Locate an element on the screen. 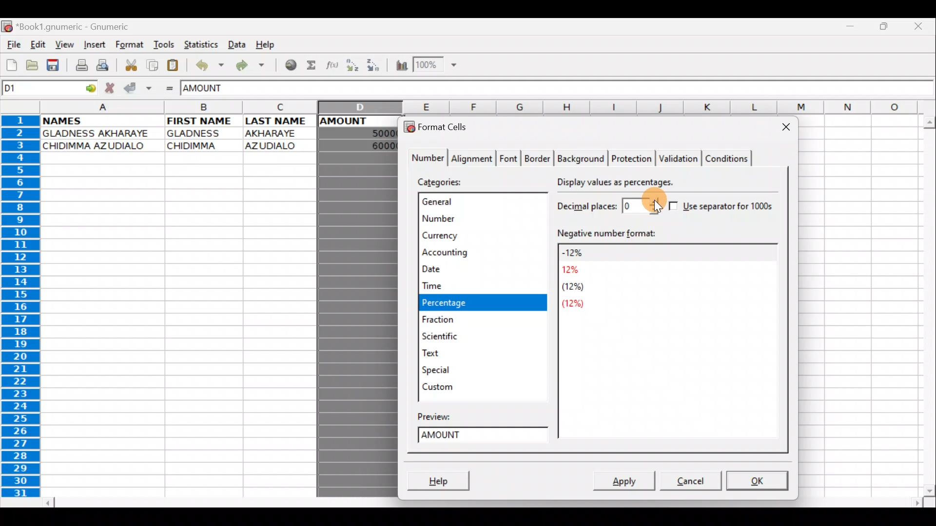 The image size is (936, 526). Data is located at coordinates (236, 44).